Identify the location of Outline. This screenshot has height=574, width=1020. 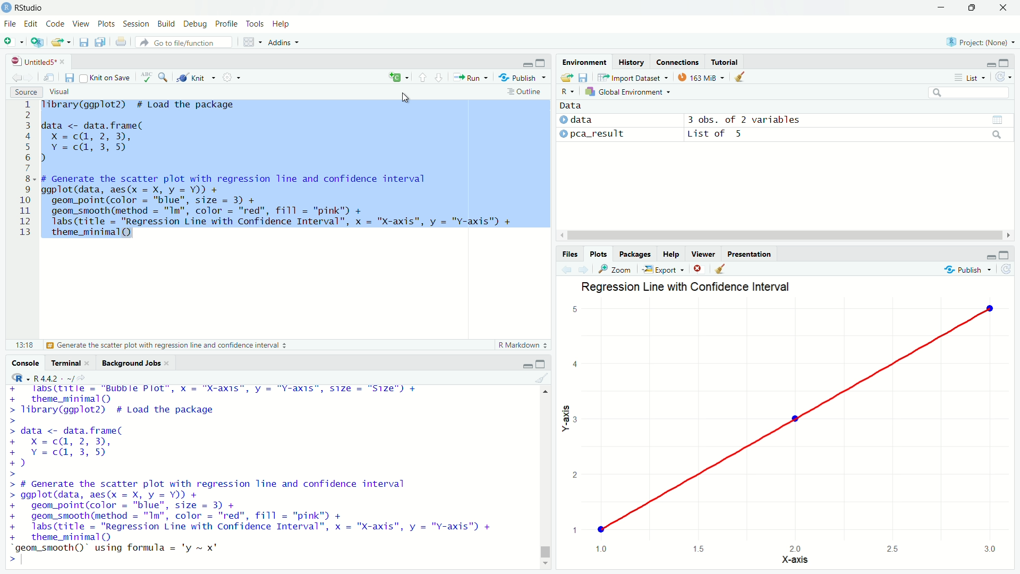
(525, 91).